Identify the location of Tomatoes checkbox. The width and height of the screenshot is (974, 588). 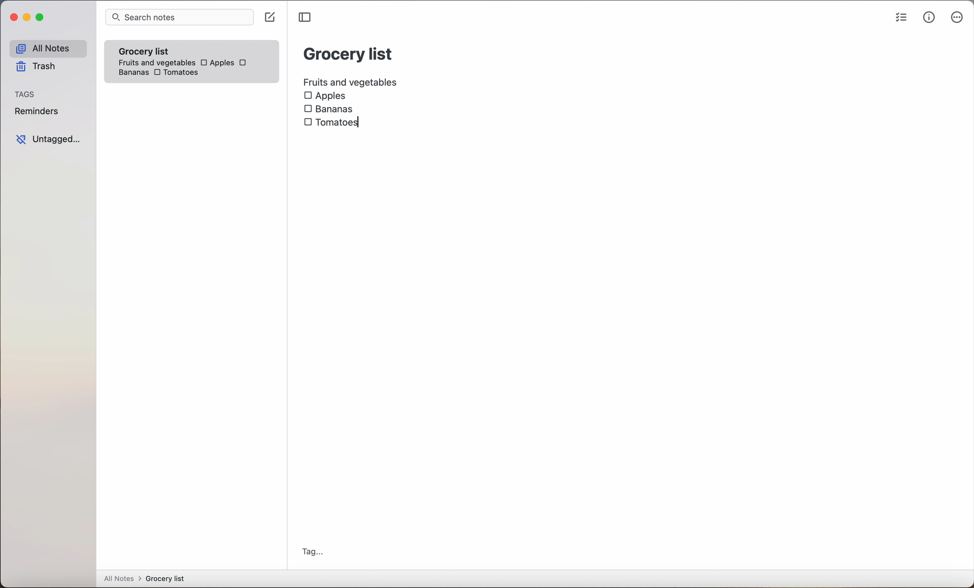
(175, 73).